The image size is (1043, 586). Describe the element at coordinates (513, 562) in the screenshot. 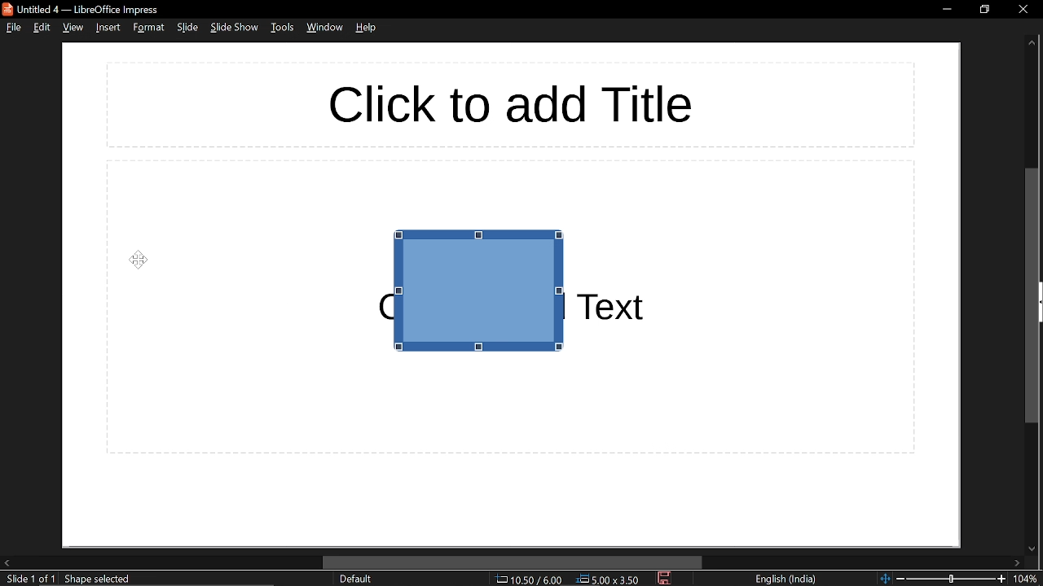

I see `horizontal scrollbar` at that location.